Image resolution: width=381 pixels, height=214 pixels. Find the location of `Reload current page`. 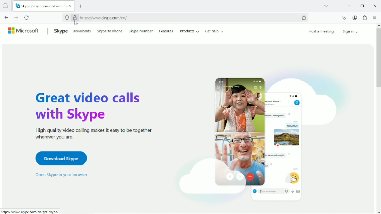

Reload current page is located at coordinates (27, 17).